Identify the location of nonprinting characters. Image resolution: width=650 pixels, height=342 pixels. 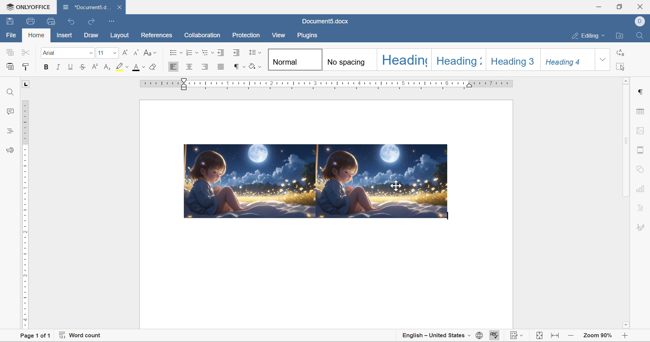
(239, 66).